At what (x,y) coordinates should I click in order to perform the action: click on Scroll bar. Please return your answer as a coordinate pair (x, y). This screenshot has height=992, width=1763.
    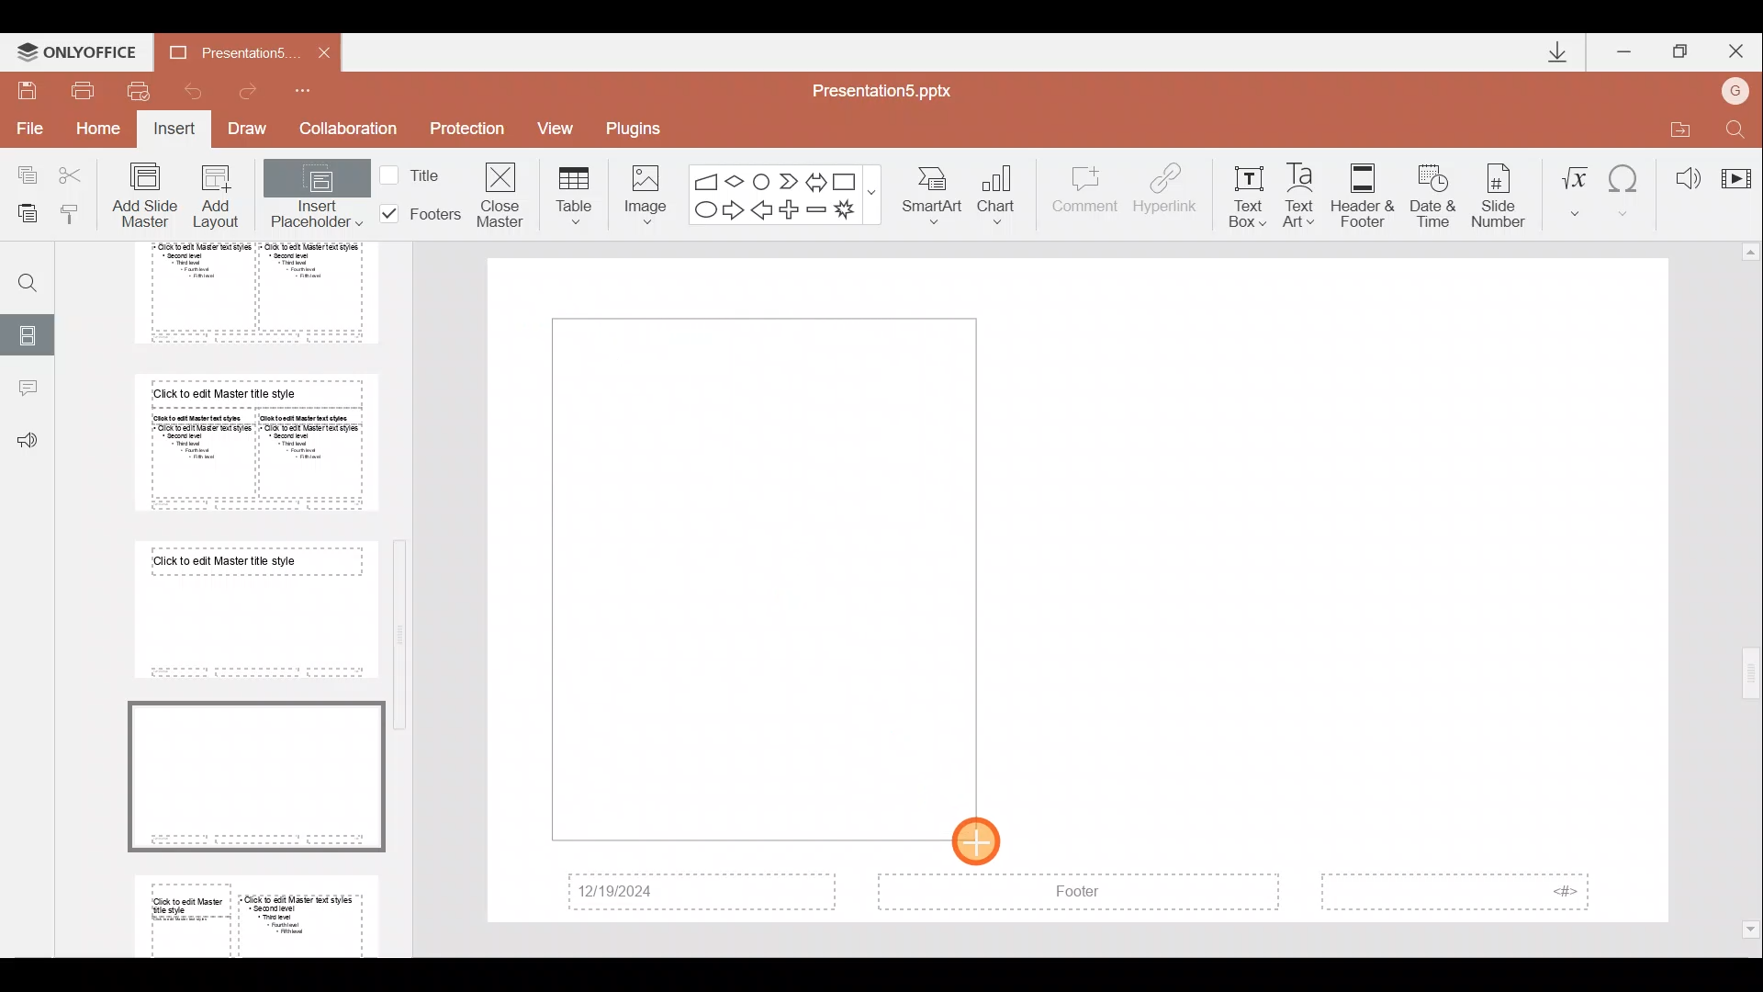
    Looking at the image, I should click on (404, 588).